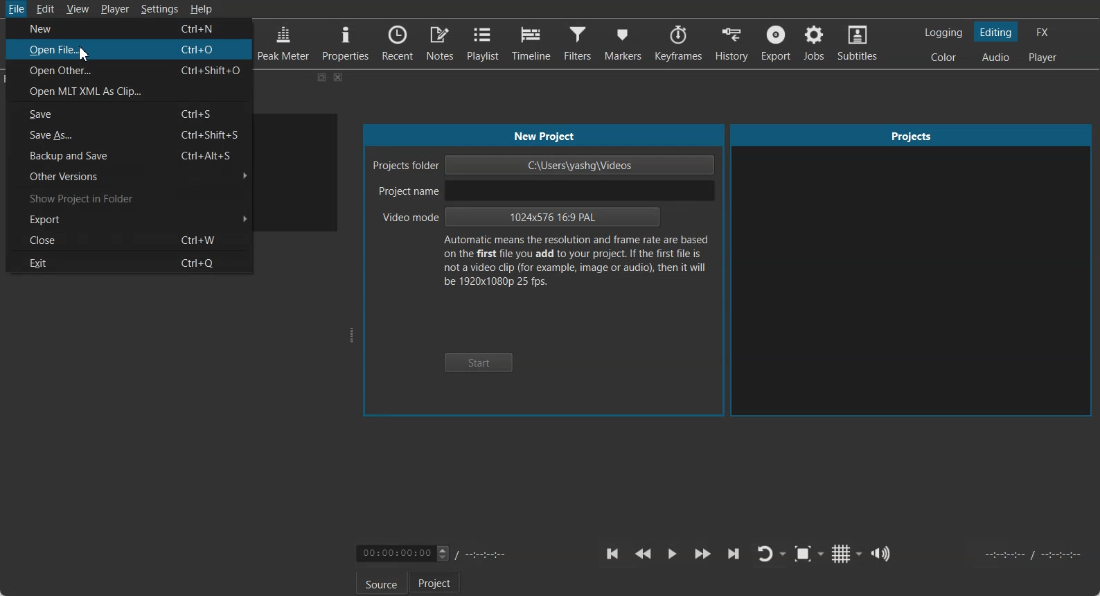 The height and width of the screenshot is (596, 1100). I want to click on View, so click(77, 8).